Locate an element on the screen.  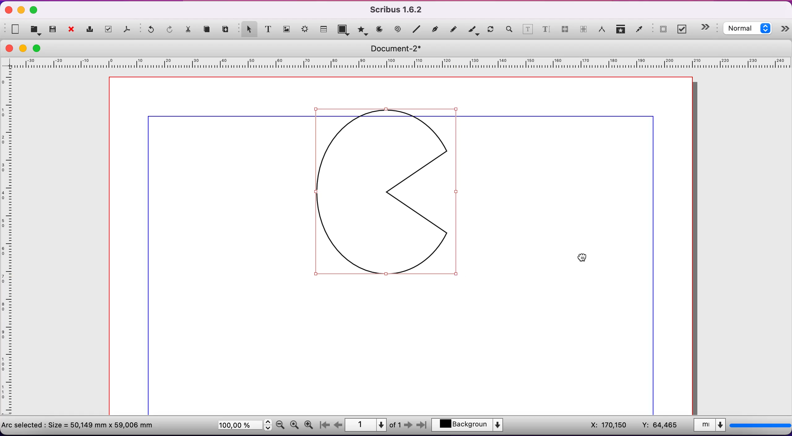
copy item properties is located at coordinates (621, 30).